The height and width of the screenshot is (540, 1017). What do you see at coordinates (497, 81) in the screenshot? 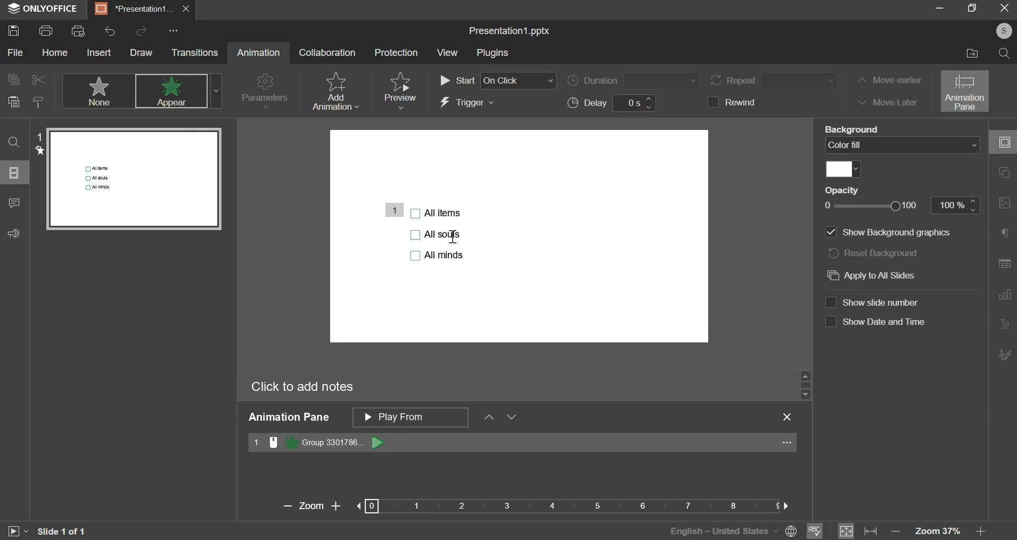
I see `start order` at bounding box center [497, 81].